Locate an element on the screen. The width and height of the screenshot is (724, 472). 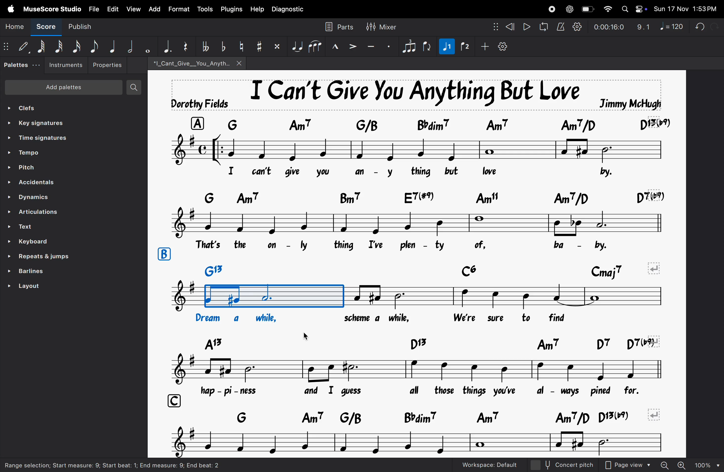
Default is located at coordinates (23, 47).